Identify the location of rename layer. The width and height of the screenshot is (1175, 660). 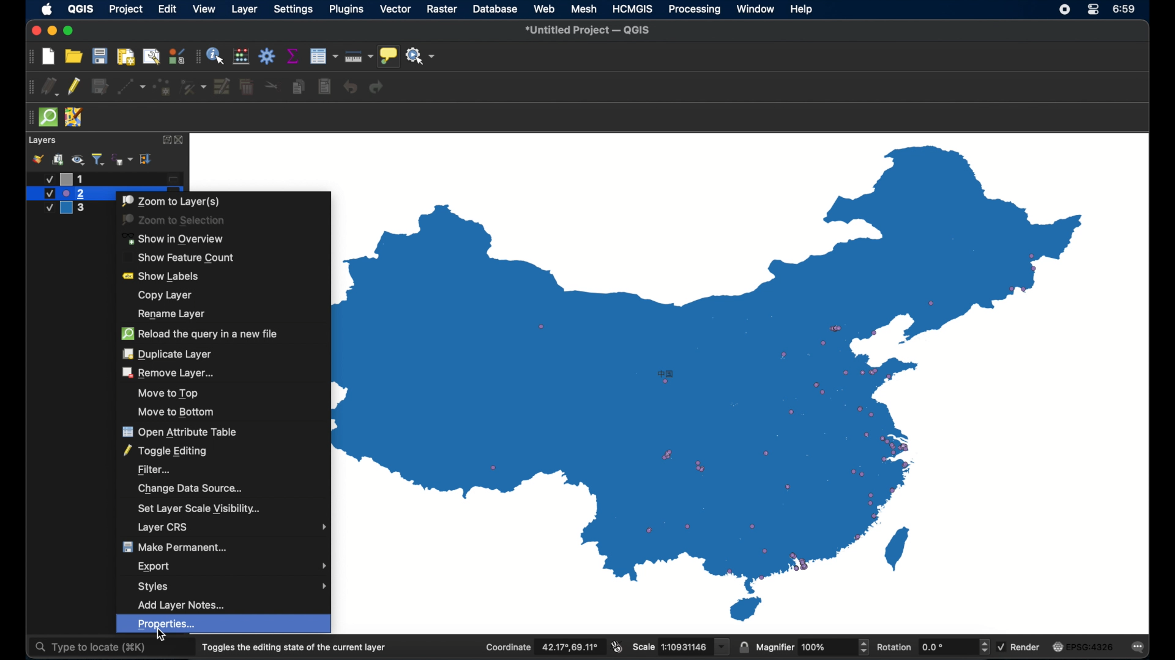
(174, 313).